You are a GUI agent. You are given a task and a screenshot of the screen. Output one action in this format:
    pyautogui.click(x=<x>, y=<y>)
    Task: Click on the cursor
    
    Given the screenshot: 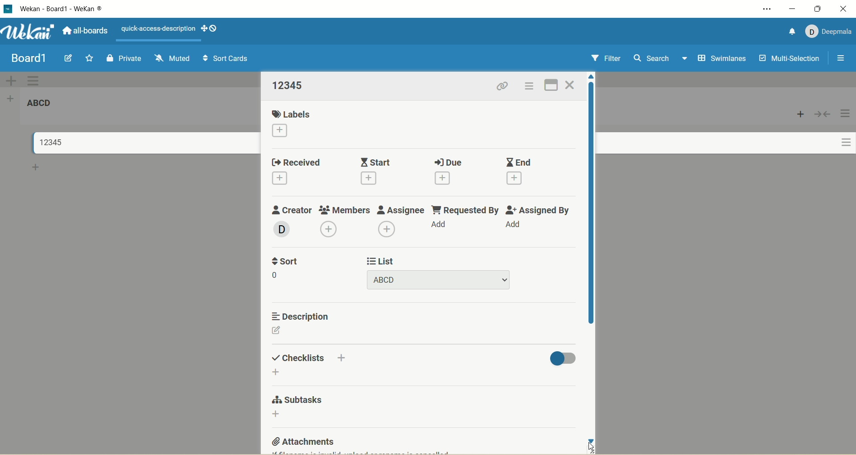 What is the action you would take?
    pyautogui.click(x=594, y=448)
    